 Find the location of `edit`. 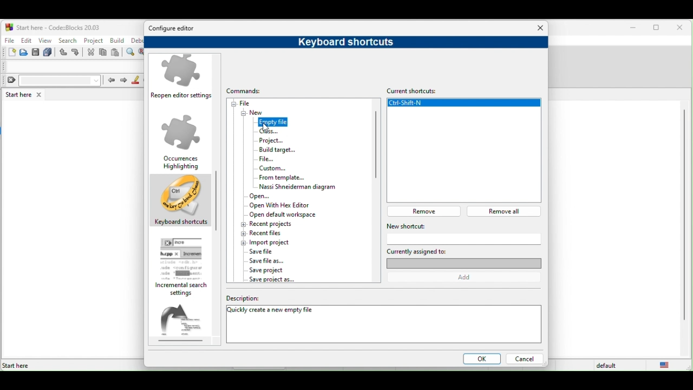

edit is located at coordinates (26, 40).